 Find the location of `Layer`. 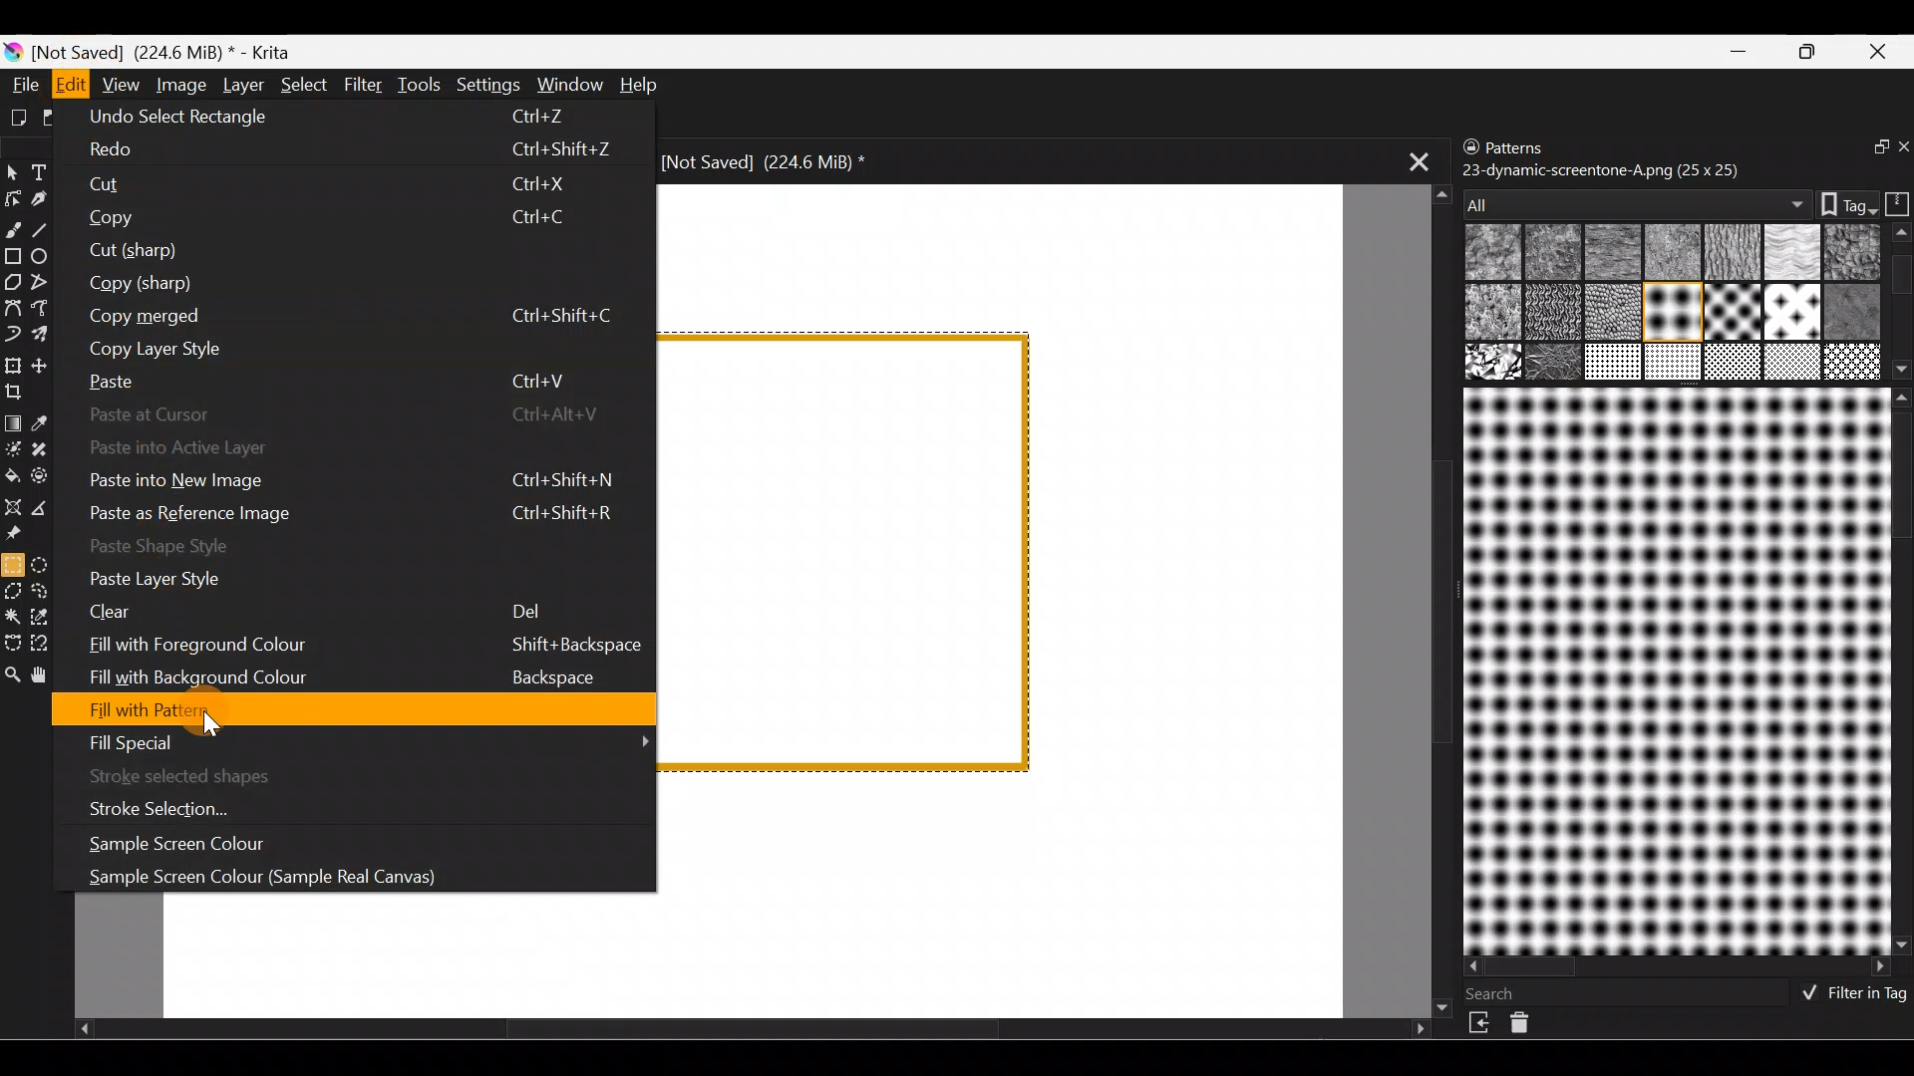

Layer is located at coordinates (242, 85).